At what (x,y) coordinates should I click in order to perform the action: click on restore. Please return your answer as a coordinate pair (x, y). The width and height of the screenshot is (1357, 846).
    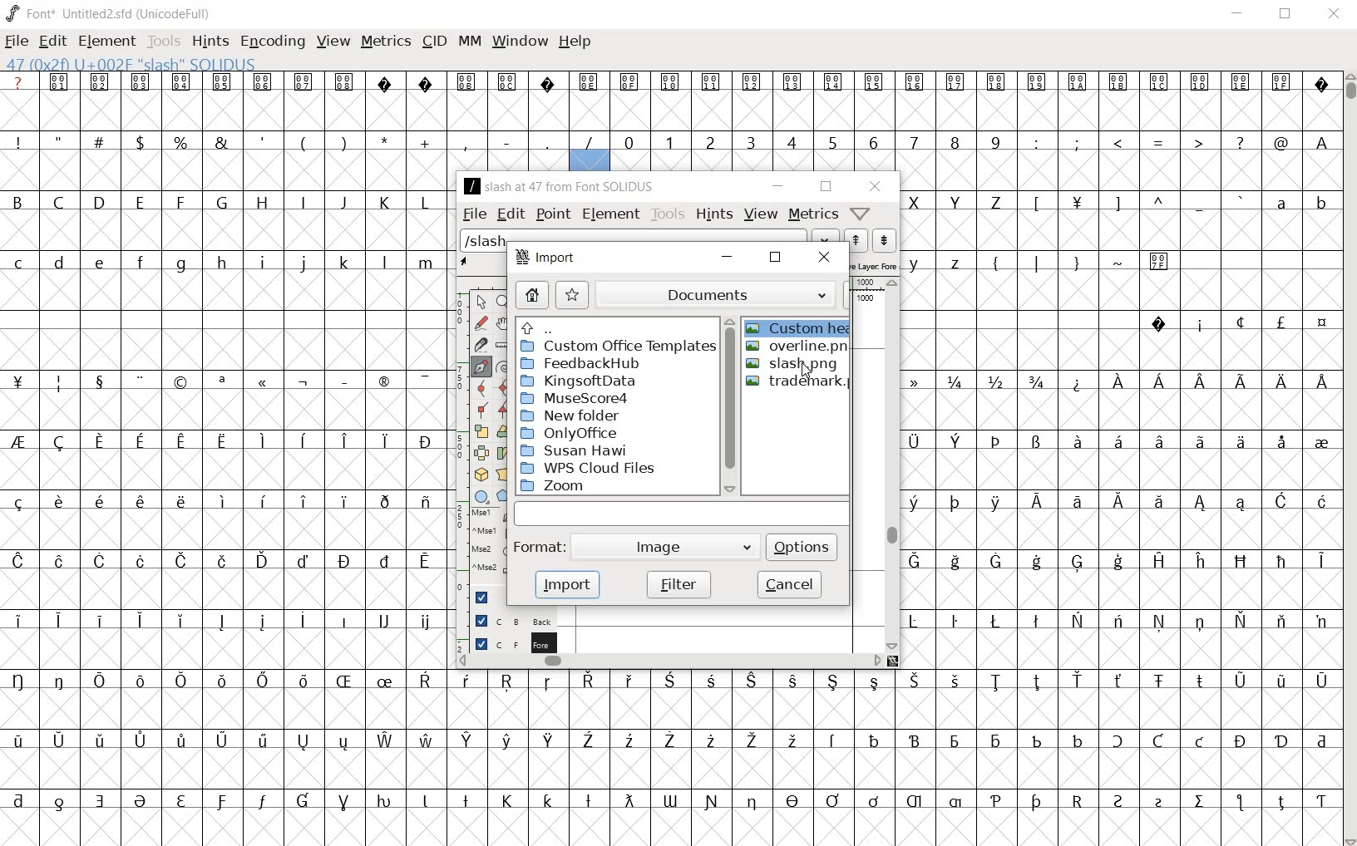
    Looking at the image, I should click on (826, 187).